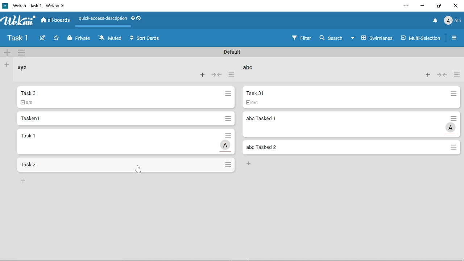 Image resolution: width=464 pixels, height=261 pixels. What do you see at coordinates (217, 75) in the screenshot?
I see `Collpase` at bounding box center [217, 75].